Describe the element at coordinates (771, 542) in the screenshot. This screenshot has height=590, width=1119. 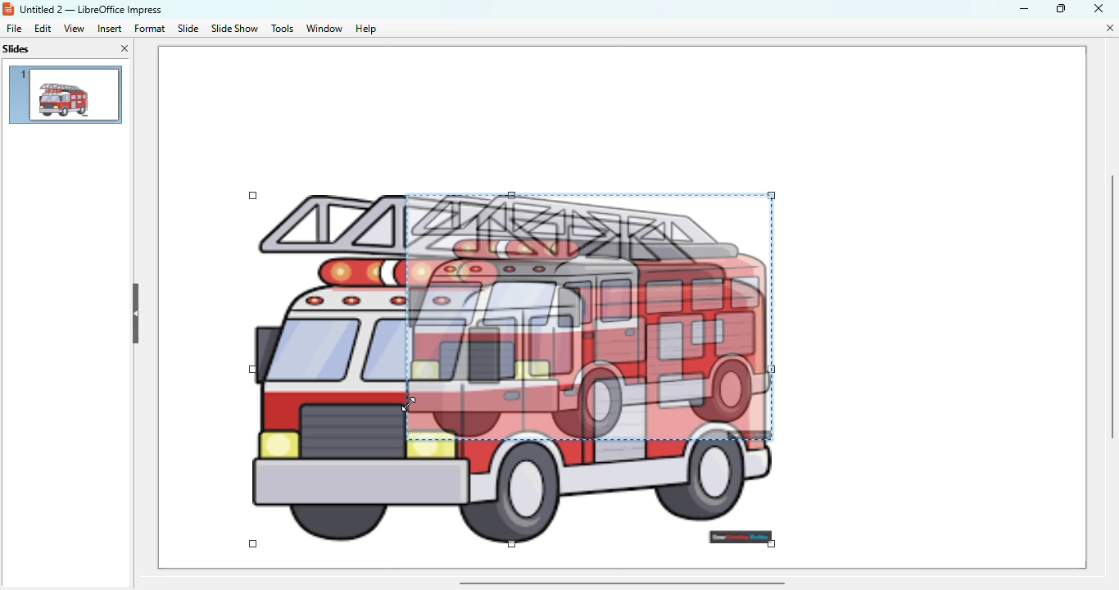
I see `corner handles` at that location.